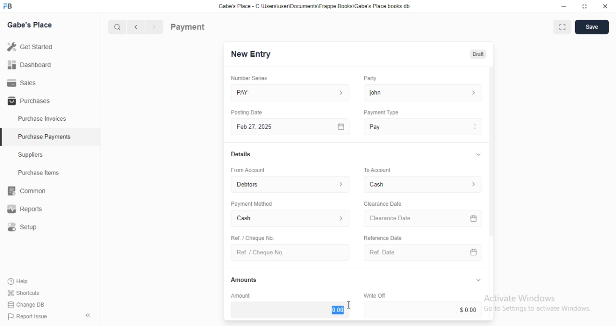  I want to click on Payment, so click(188, 26).